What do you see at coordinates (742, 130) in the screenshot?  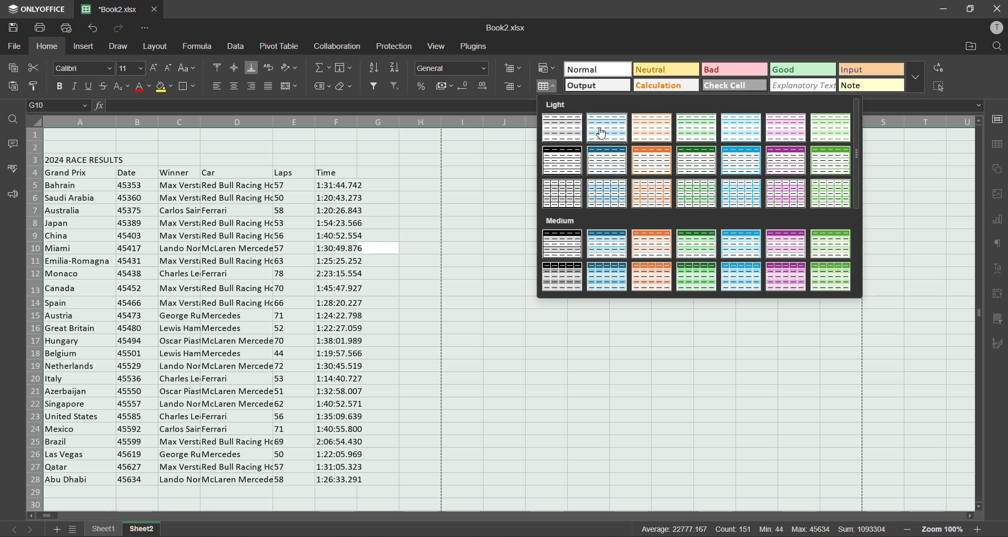 I see `table style light 5` at bounding box center [742, 130].